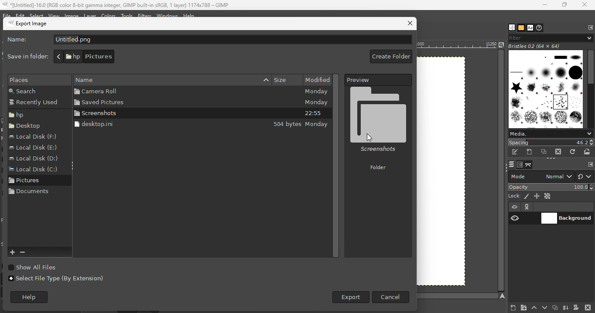  What do you see at coordinates (585, 5) in the screenshot?
I see `Close` at bounding box center [585, 5].